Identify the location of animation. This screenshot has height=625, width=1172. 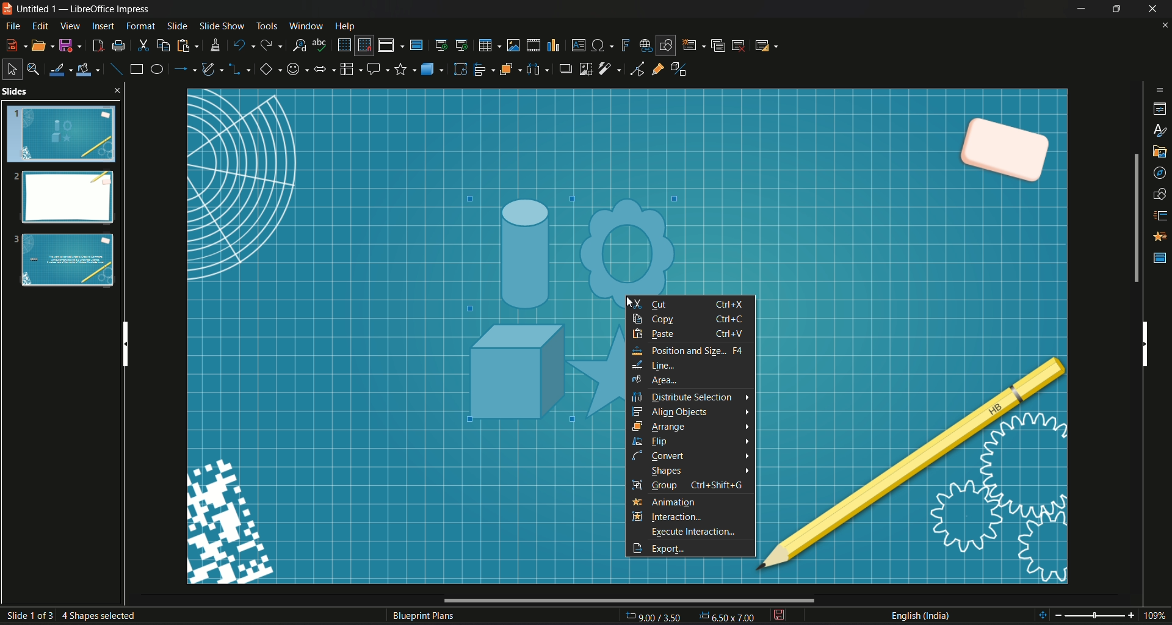
(673, 503).